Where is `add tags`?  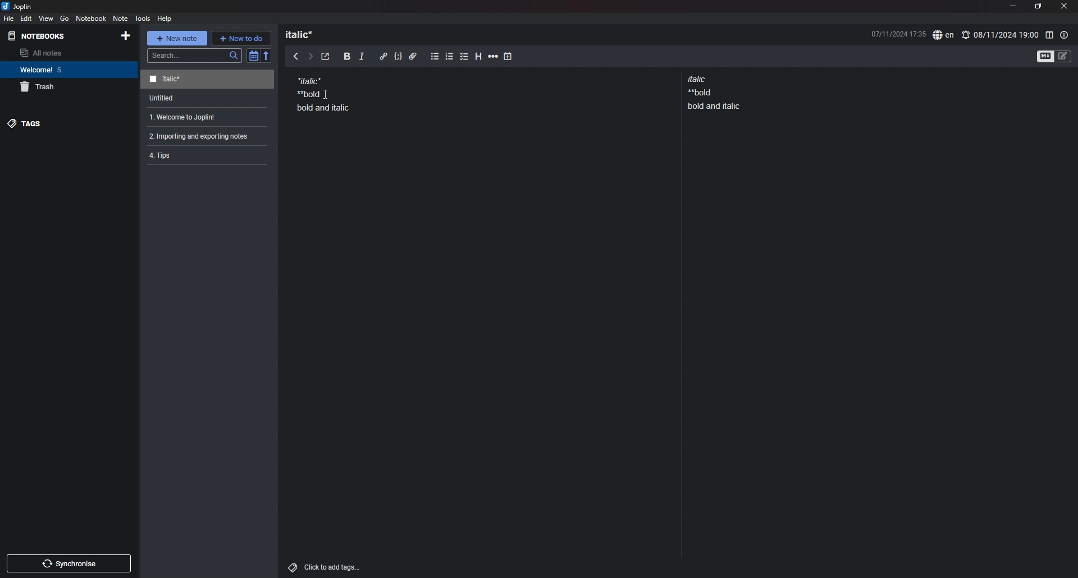
add tags is located at coordinates (326, 567).